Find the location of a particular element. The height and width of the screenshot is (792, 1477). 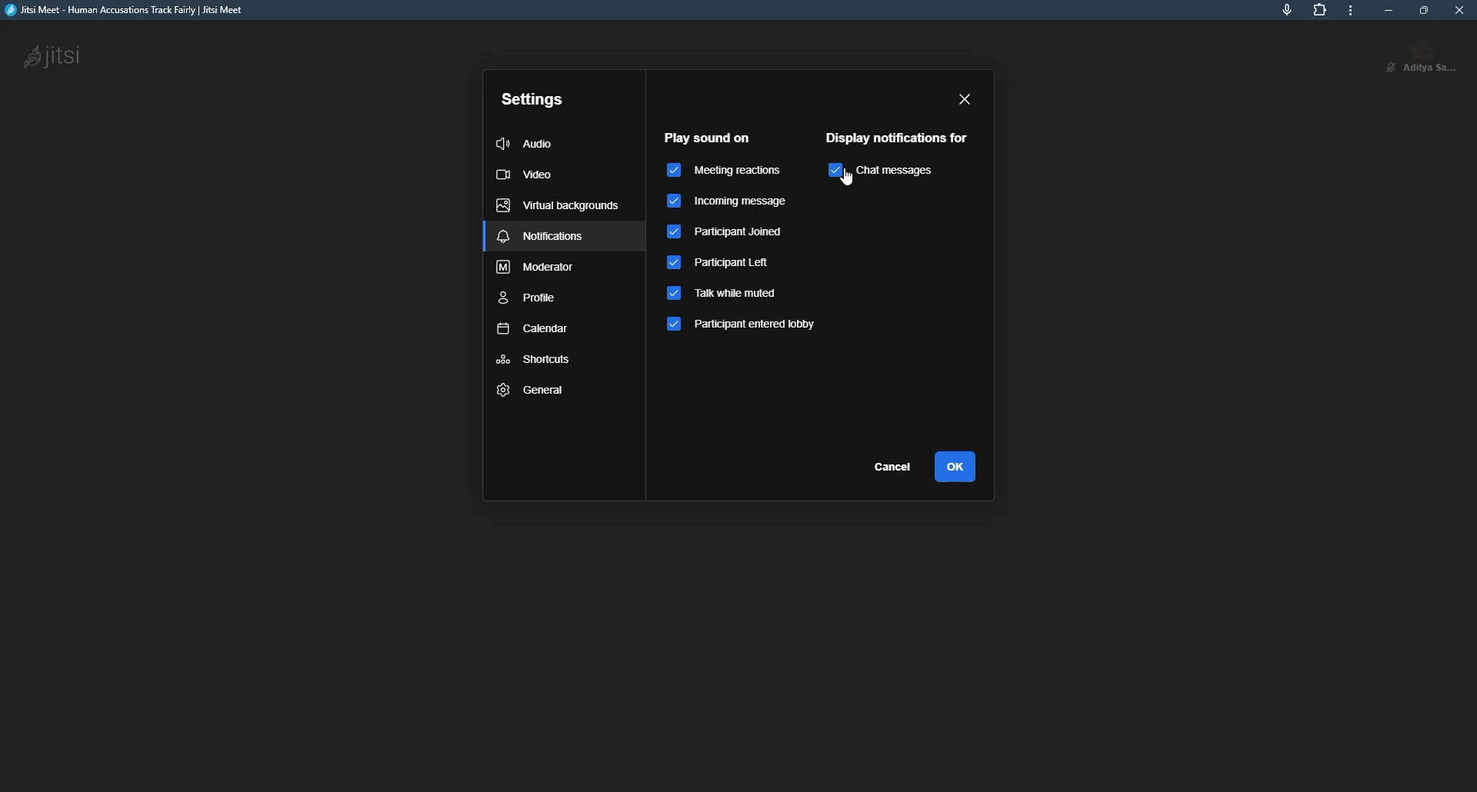

profile is located at coordinates (1433, 58).